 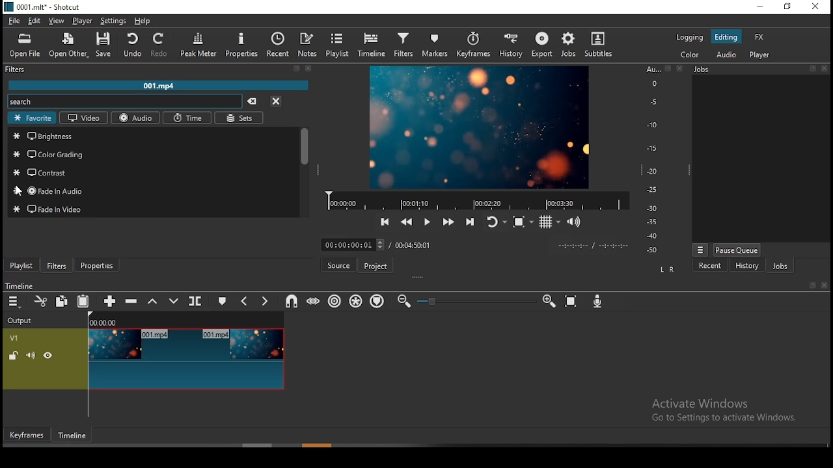 I want to click on time, so click(x=187, y=118).